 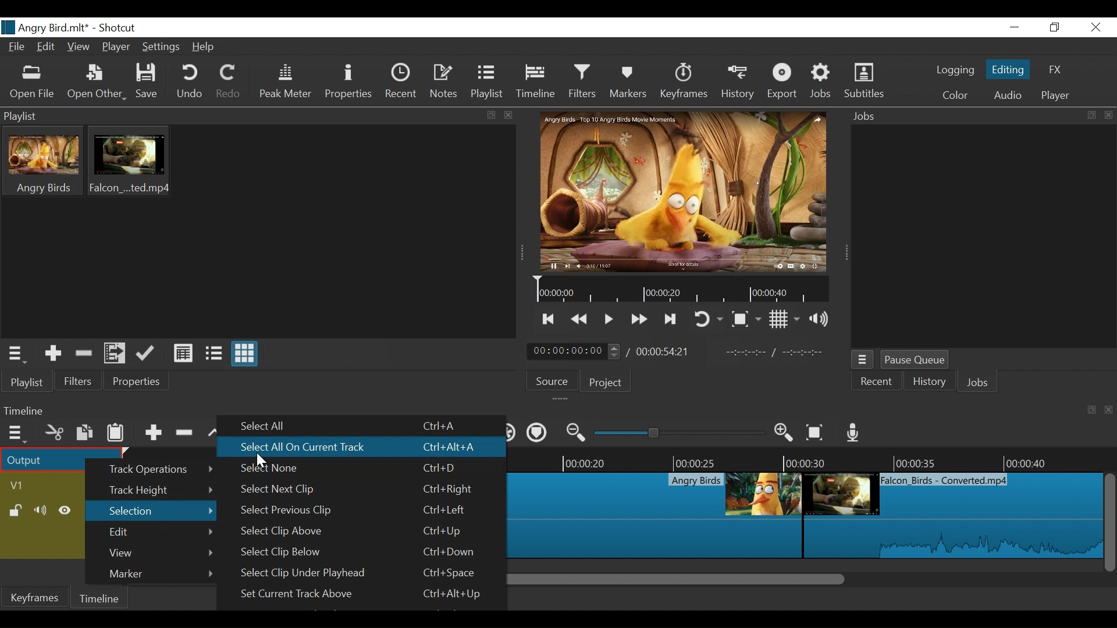 I want to click on Timeline, so click(x=535, y=81).